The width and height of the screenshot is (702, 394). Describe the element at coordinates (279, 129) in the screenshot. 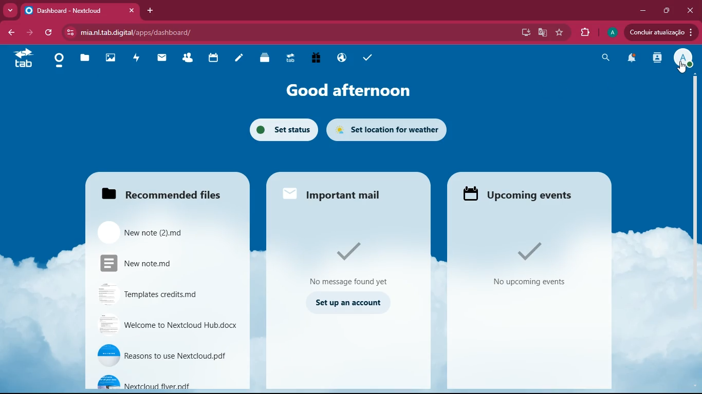

I see `set status` at that location.